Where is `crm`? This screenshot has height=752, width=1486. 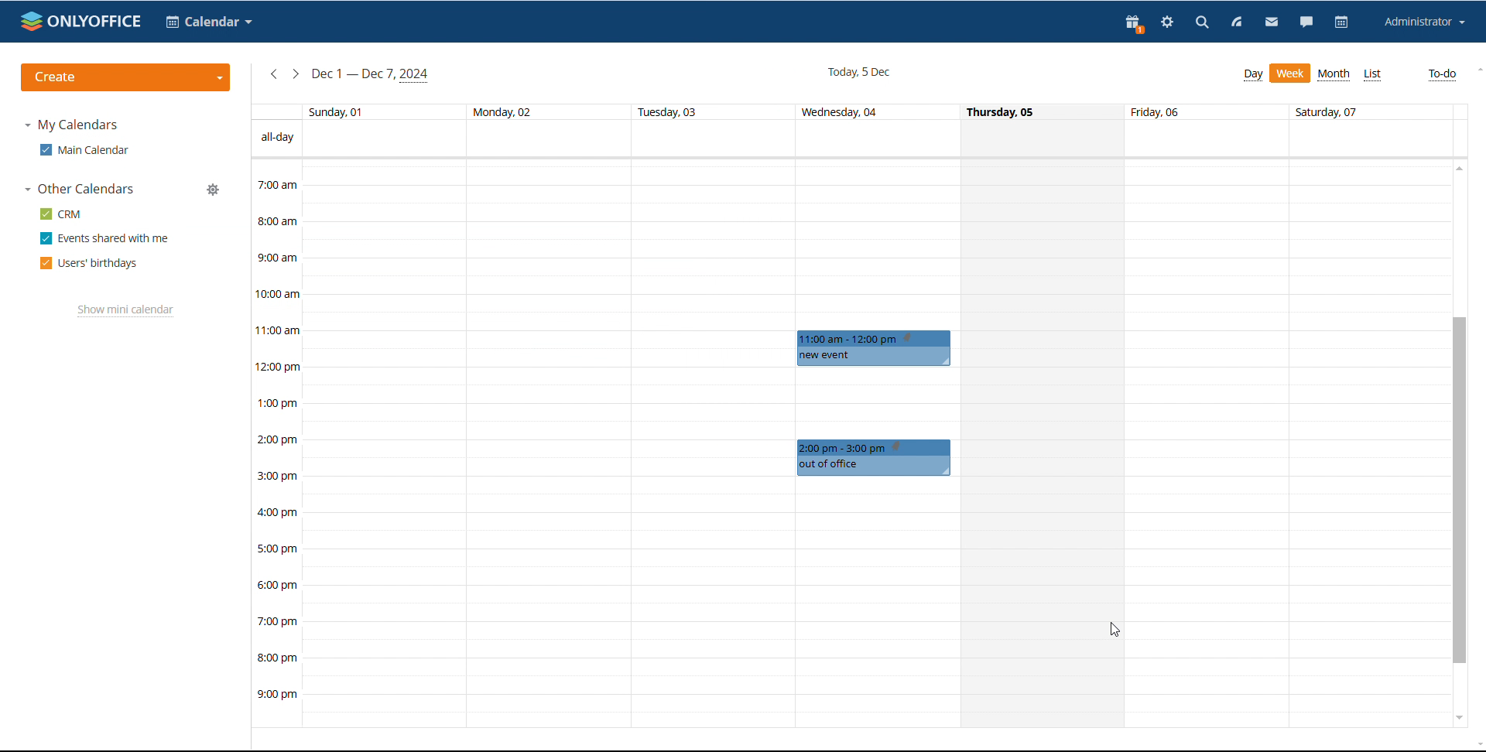
crm is located at coordinates (62, 213).